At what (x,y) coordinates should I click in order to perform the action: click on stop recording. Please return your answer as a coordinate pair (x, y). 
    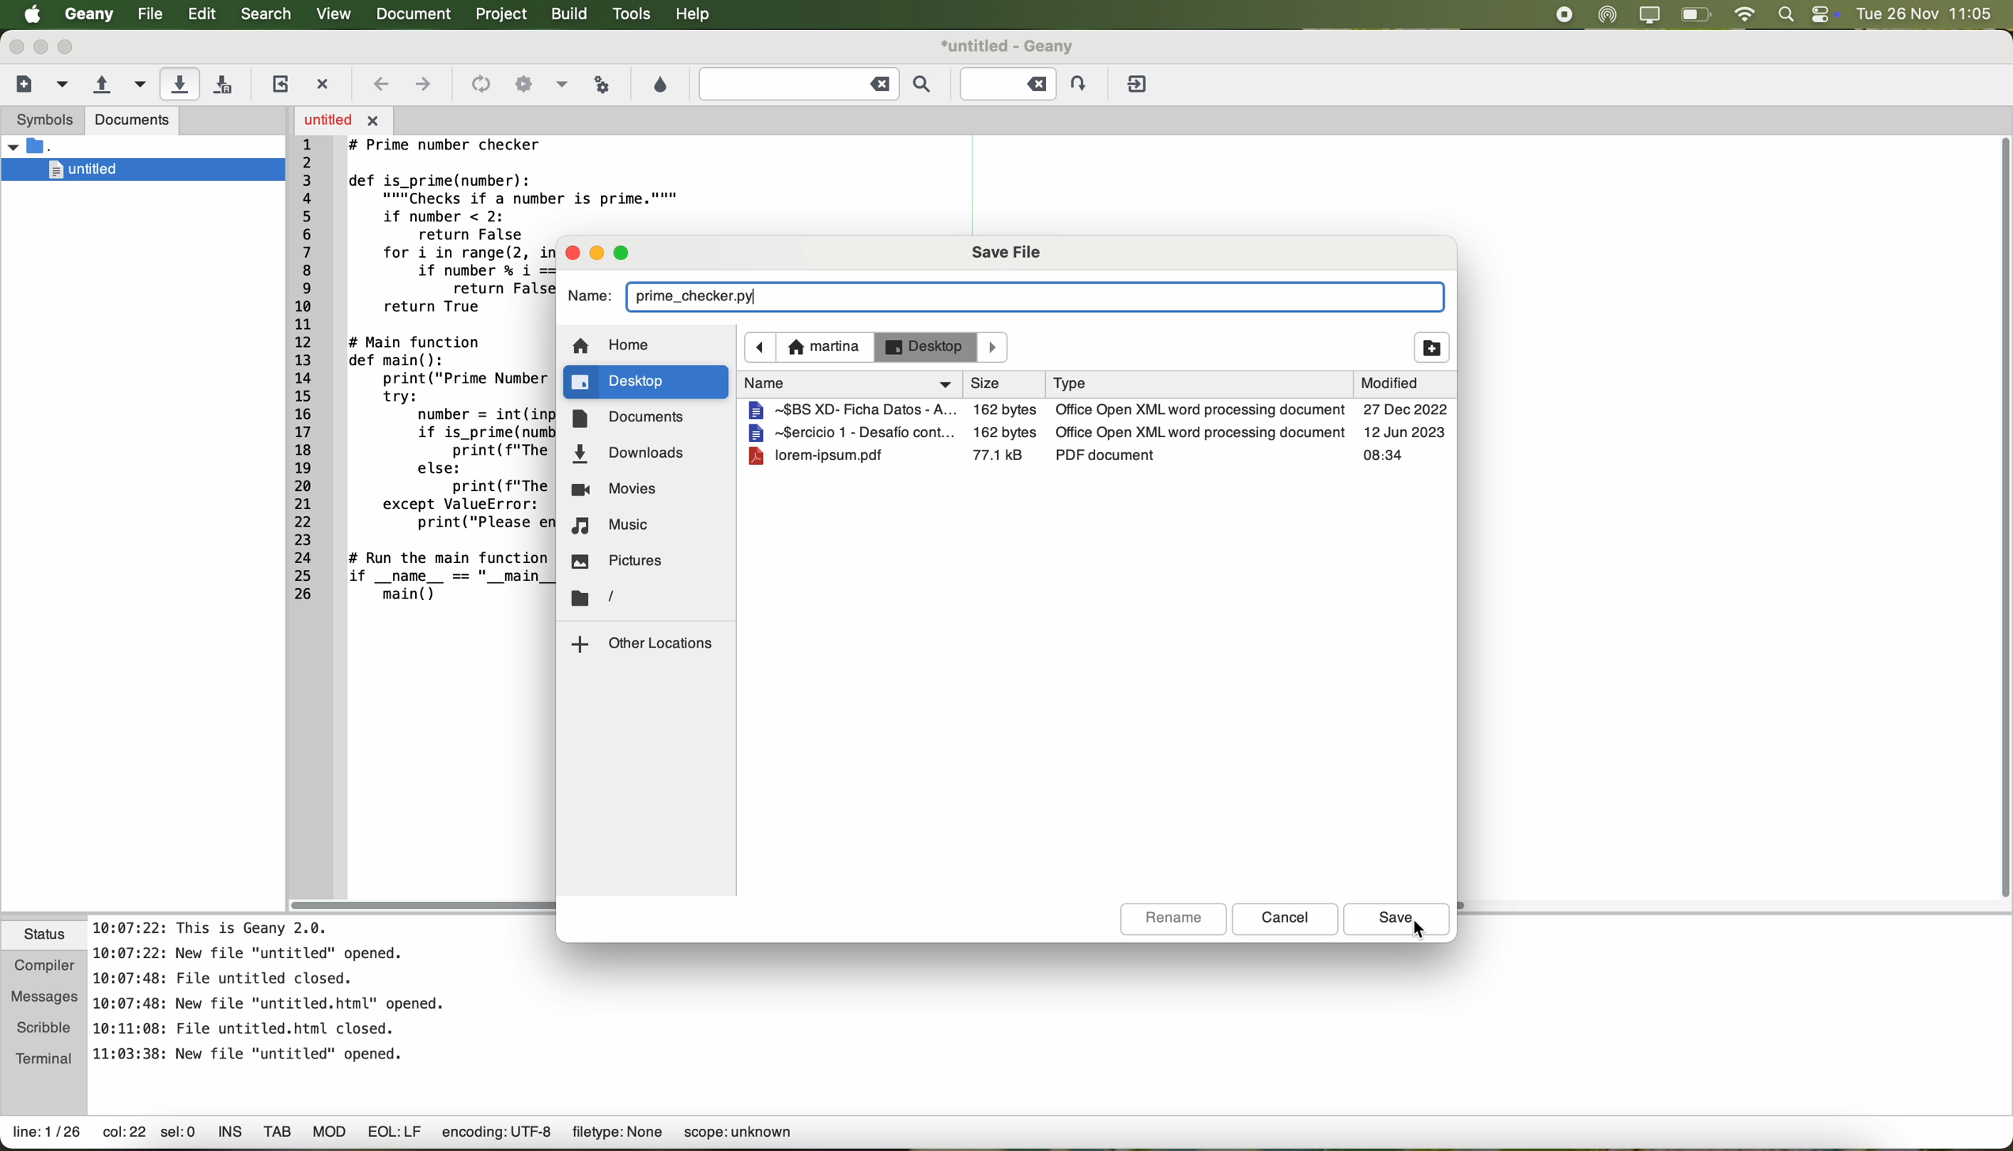
    Looking at the image, I should click on (1564, 14).